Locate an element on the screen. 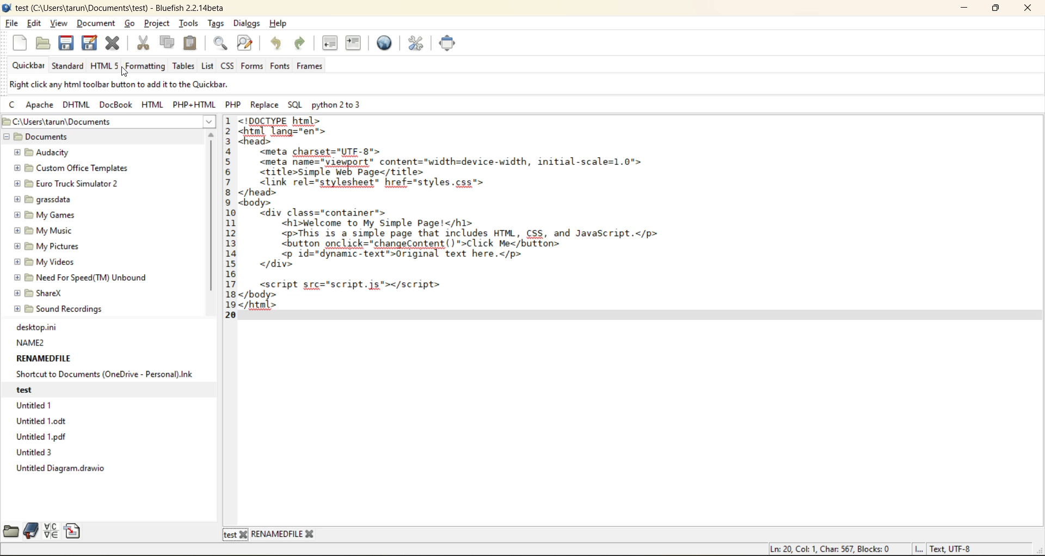  indent is located at coordinates (355, 44).